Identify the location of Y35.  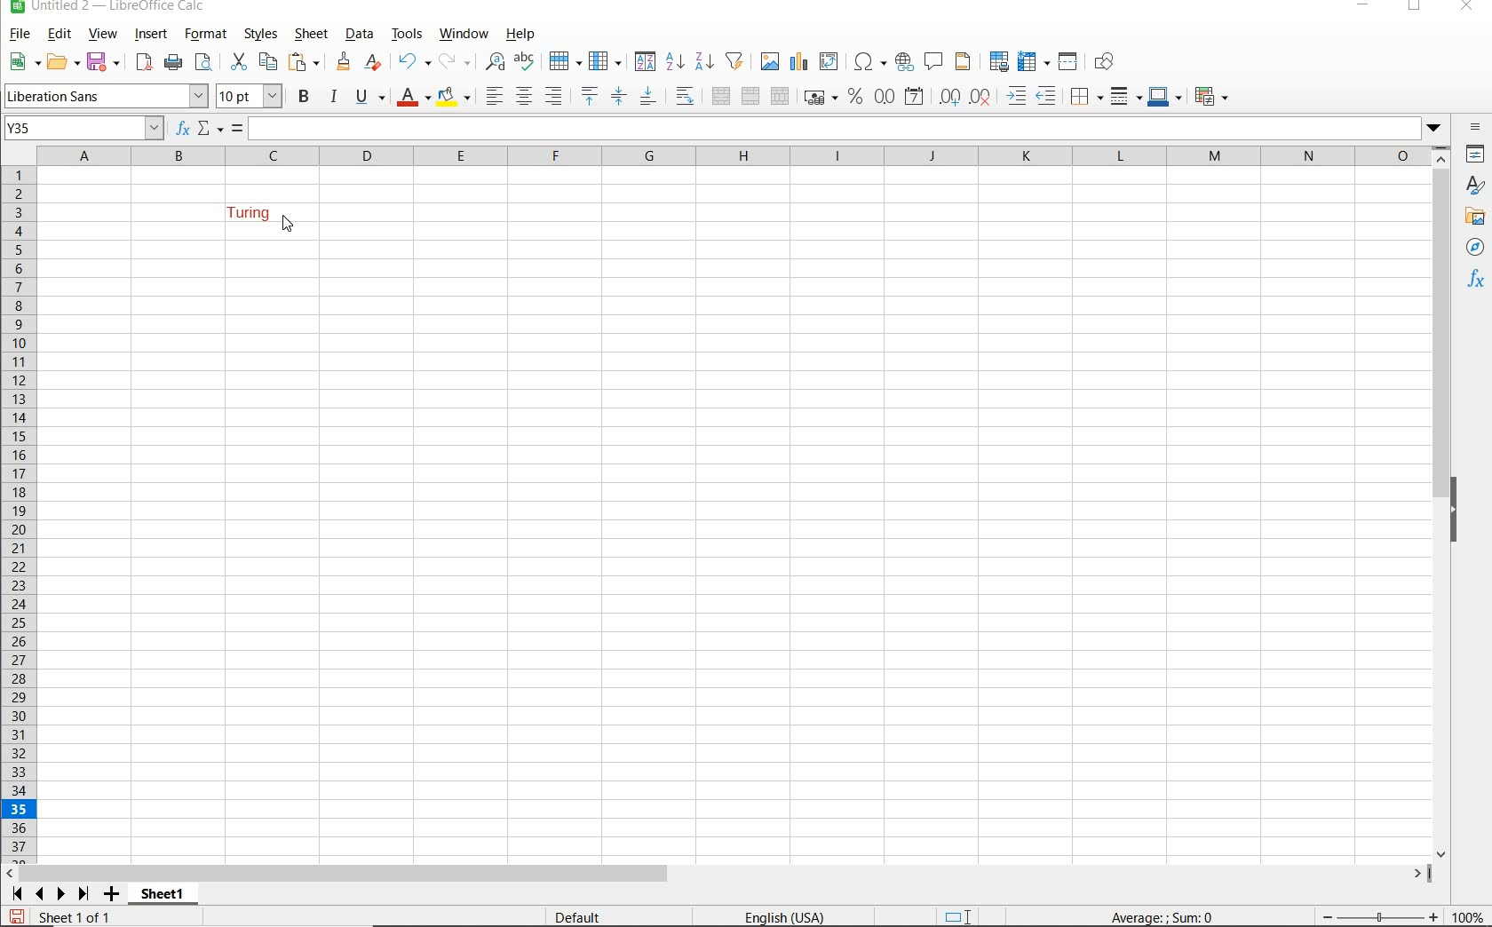
(83, 127).